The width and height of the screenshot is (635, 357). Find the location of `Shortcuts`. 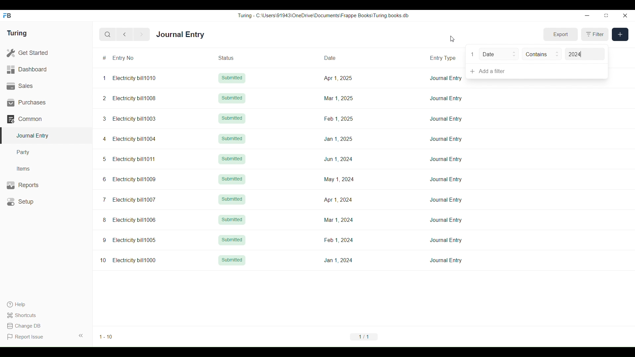

Shortcuts is located at coordinates (25, 315).